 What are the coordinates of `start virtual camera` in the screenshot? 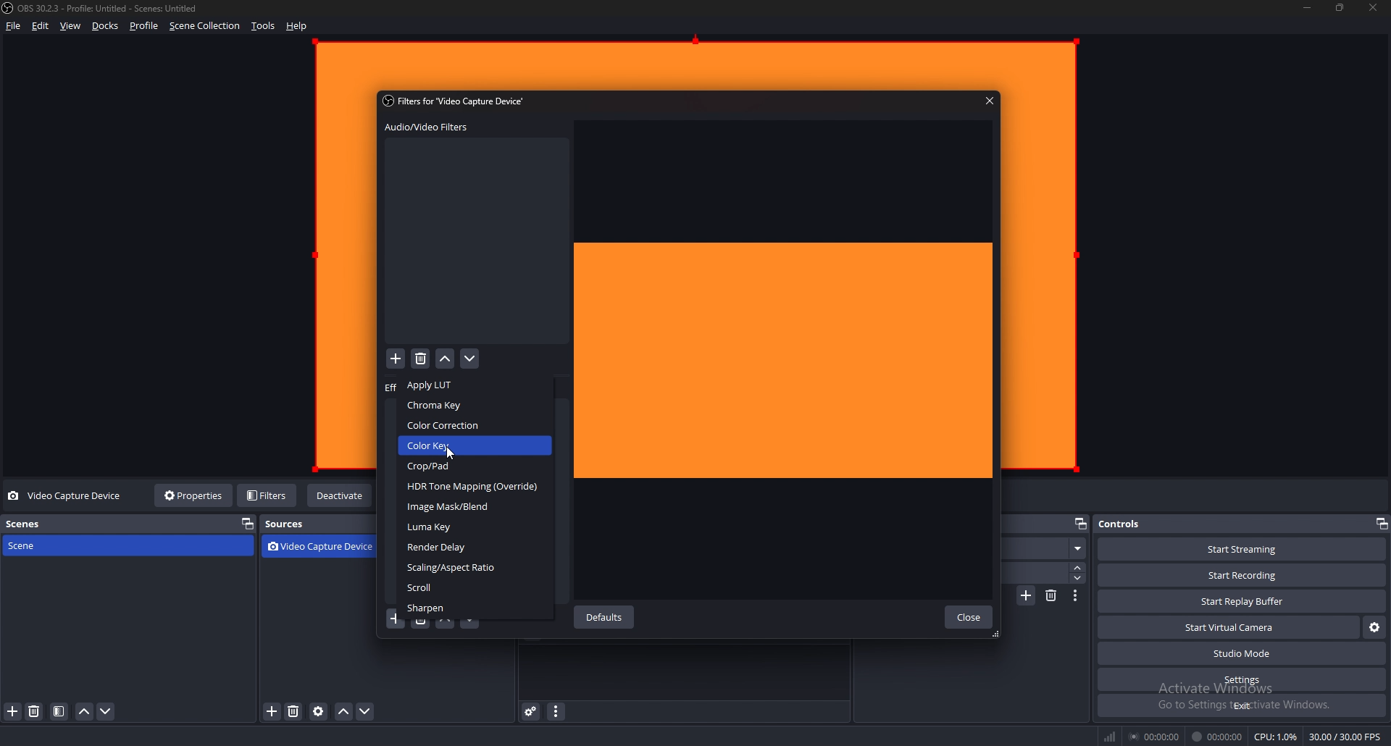 It's located at (1229, 627).